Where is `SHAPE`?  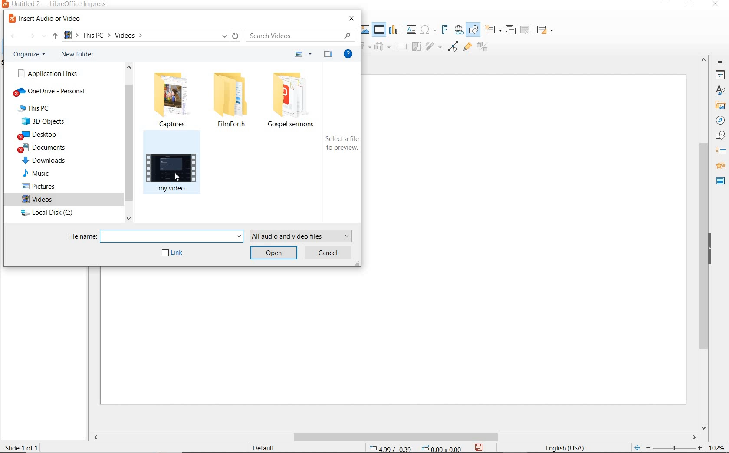 SHAPE is located at coordinates (721, 137).